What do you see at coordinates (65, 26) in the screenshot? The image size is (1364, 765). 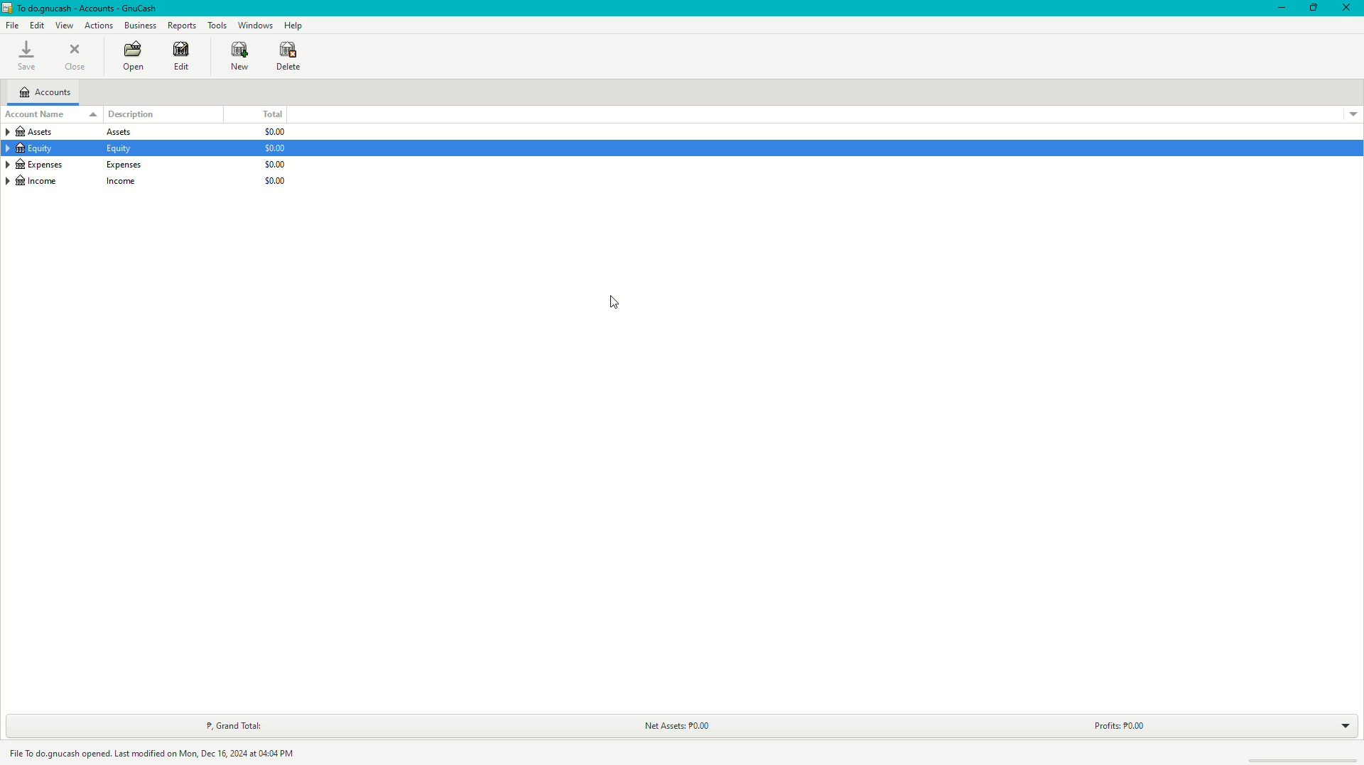 I see `View` at bounding box center [65, 26].